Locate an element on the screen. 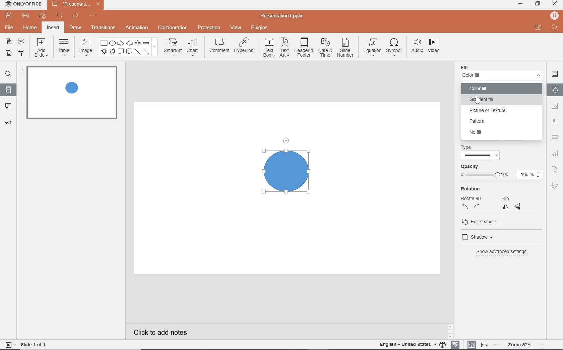  symbol is located at coordinates (394, 48).